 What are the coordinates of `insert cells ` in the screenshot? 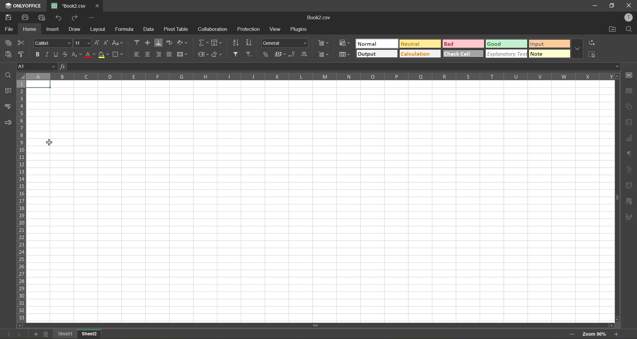 It's located at (324, 43).